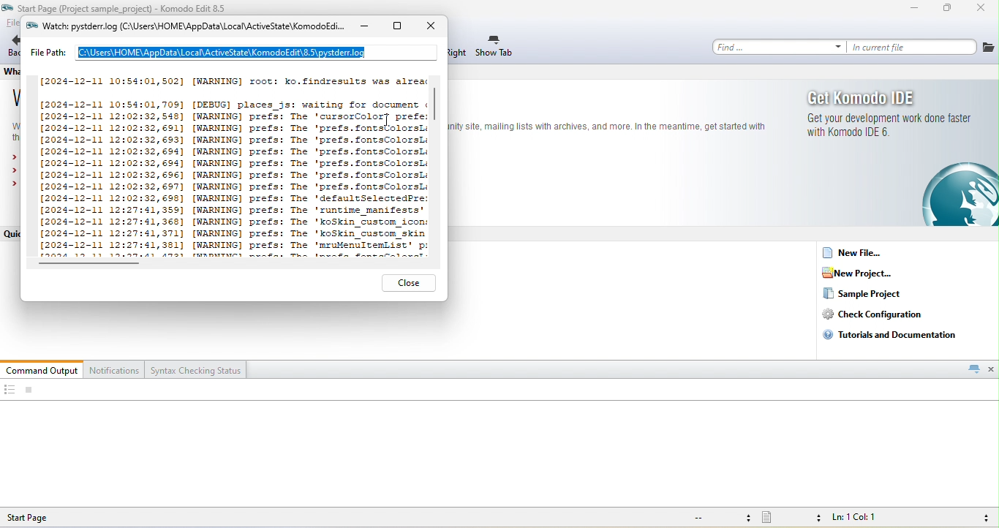 Image resolution: width=999 pixels, height=528 pixels. Describe the element at coordinates (225, 161) in the screenshot. I see `log history` at that location.